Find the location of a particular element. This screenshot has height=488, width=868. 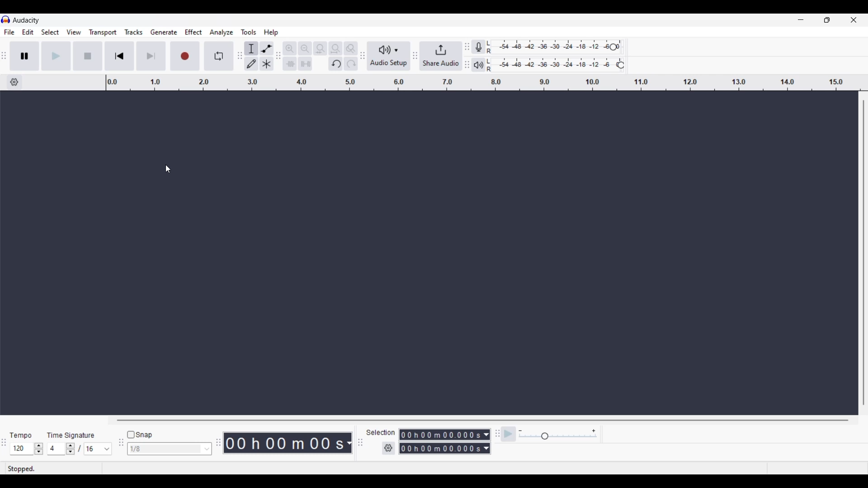

Generate menu is located at coordinates (164, 32).